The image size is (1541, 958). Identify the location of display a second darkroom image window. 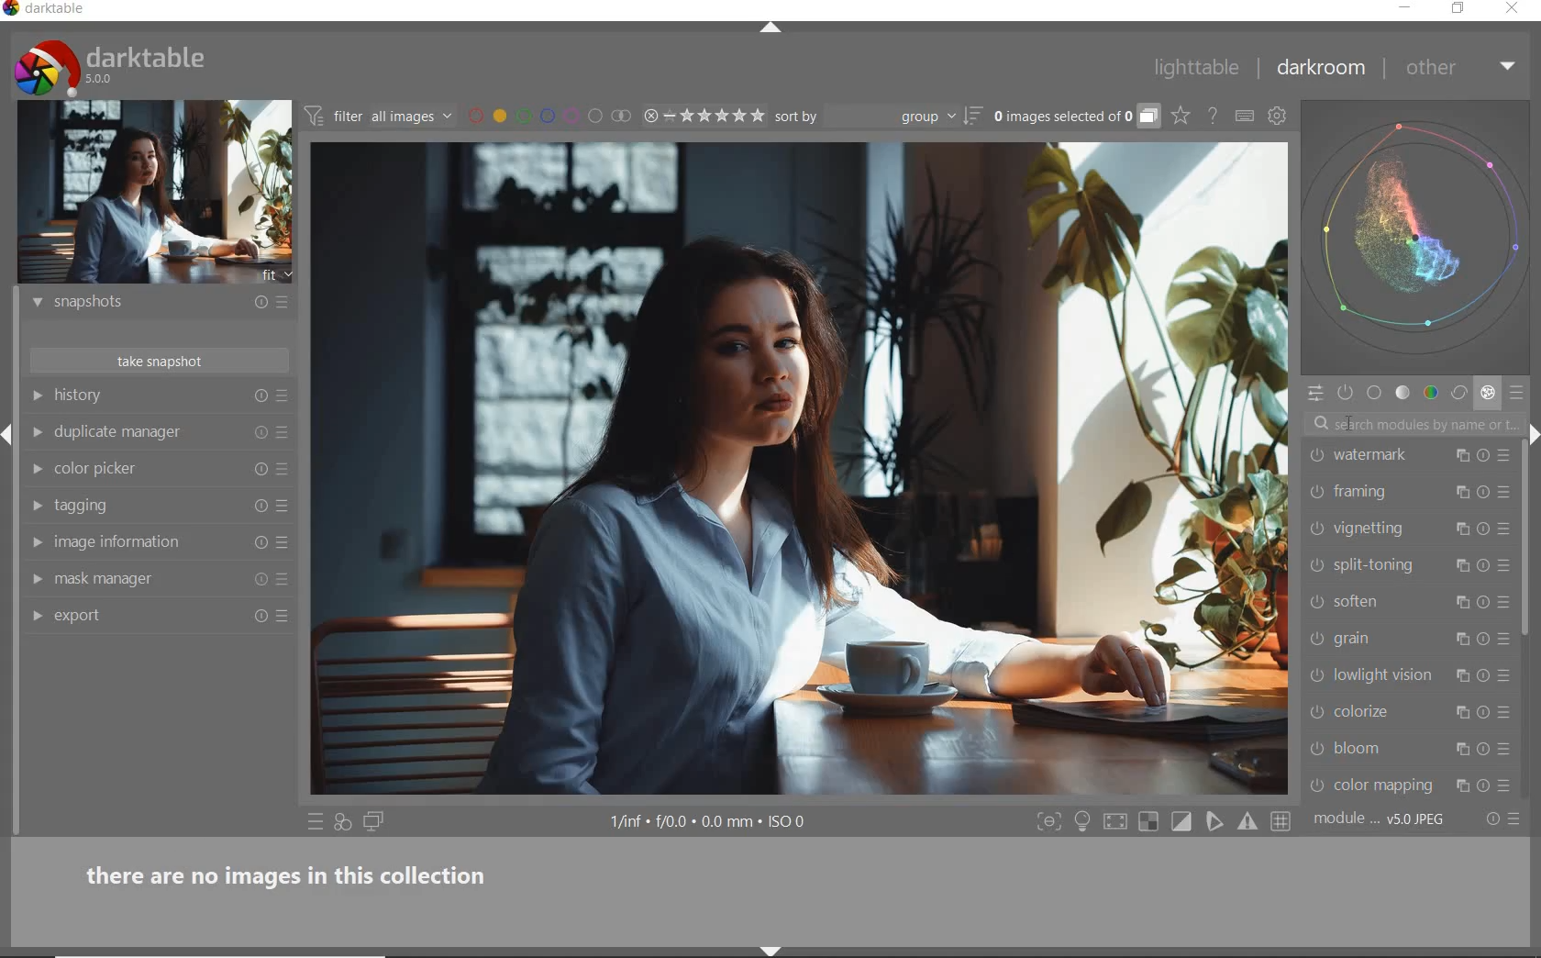
(374, 822).